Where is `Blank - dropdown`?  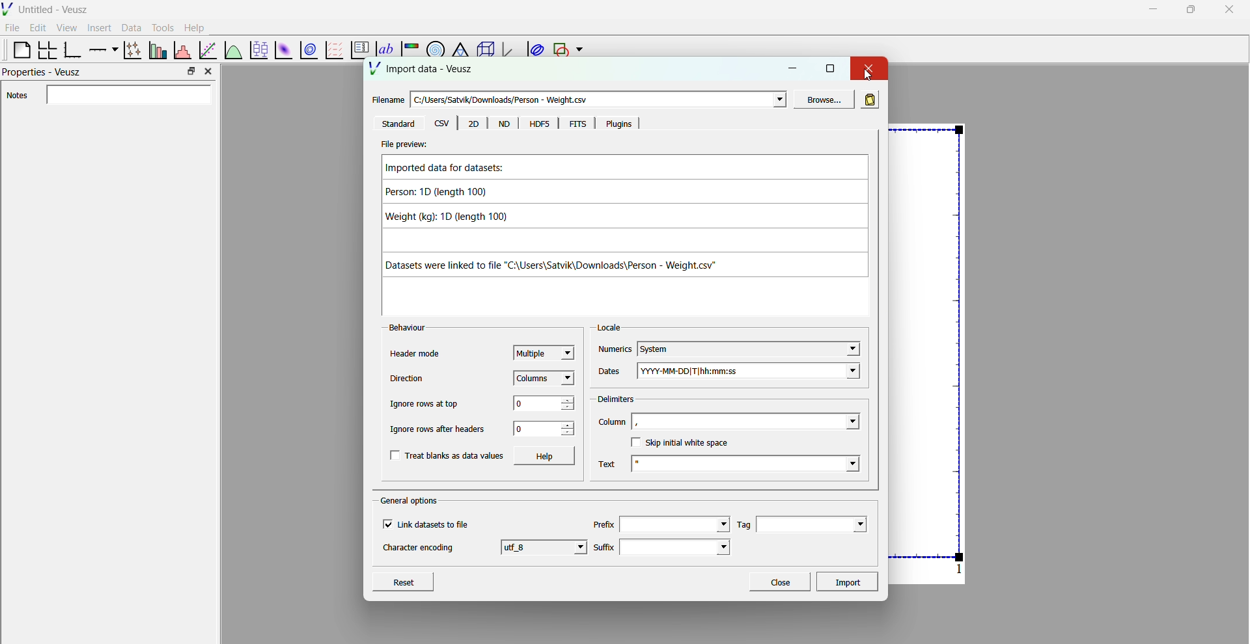 Blank - dropdown is located at coordinates (762, 421).